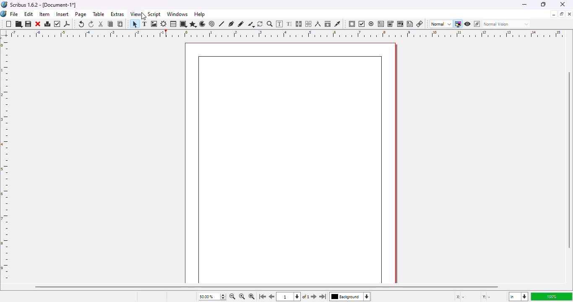 This screenshot has width=573, height=302. What do you see at coordinates (518, 297) in the screenshot?
I see `in` at bounding box center [518, 297].